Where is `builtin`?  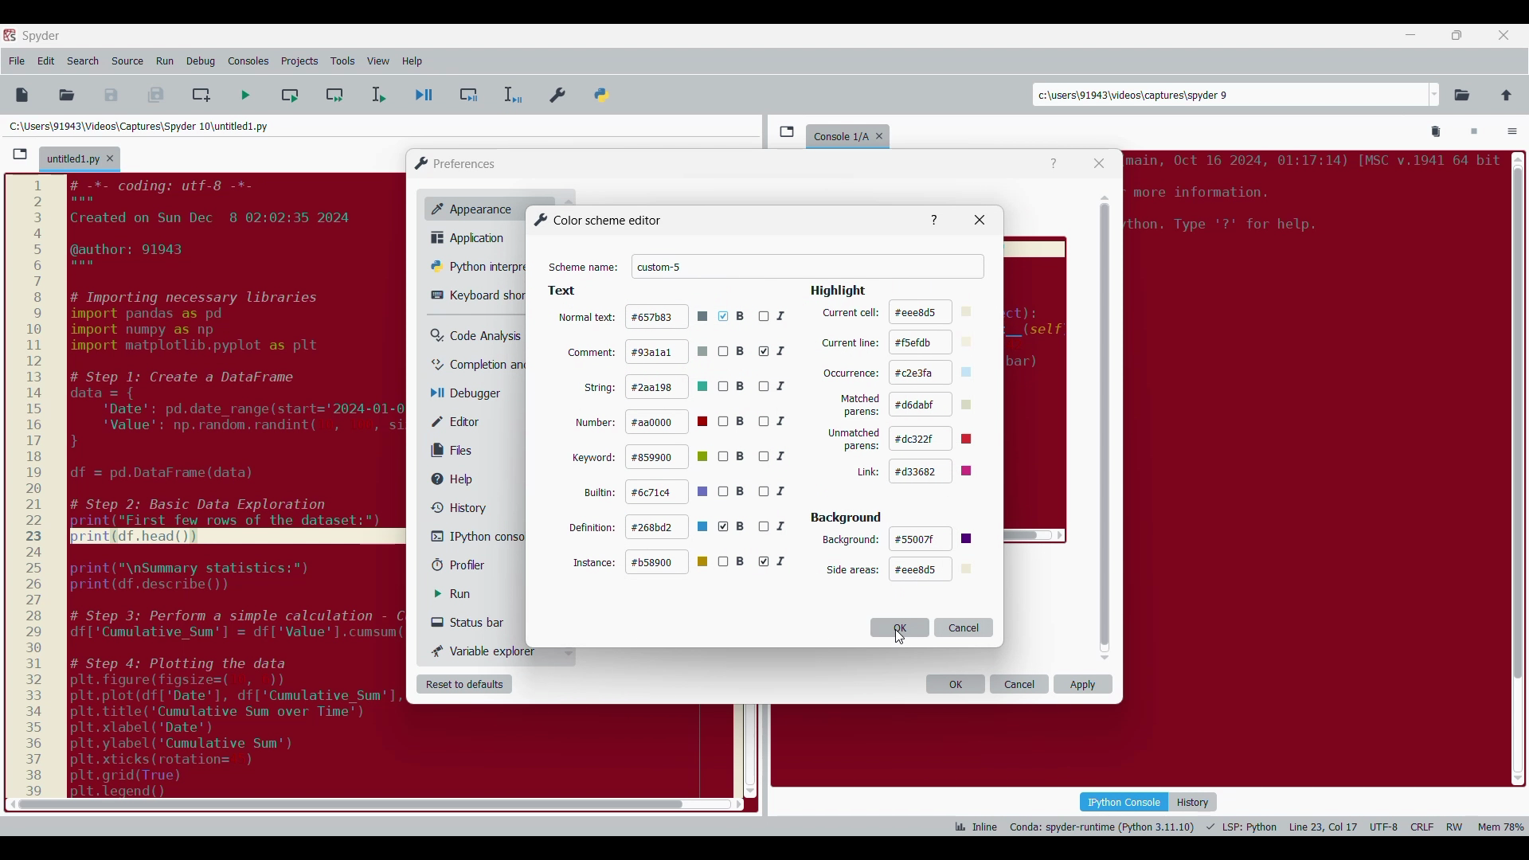 builtin is located at coordinates (601, 493).